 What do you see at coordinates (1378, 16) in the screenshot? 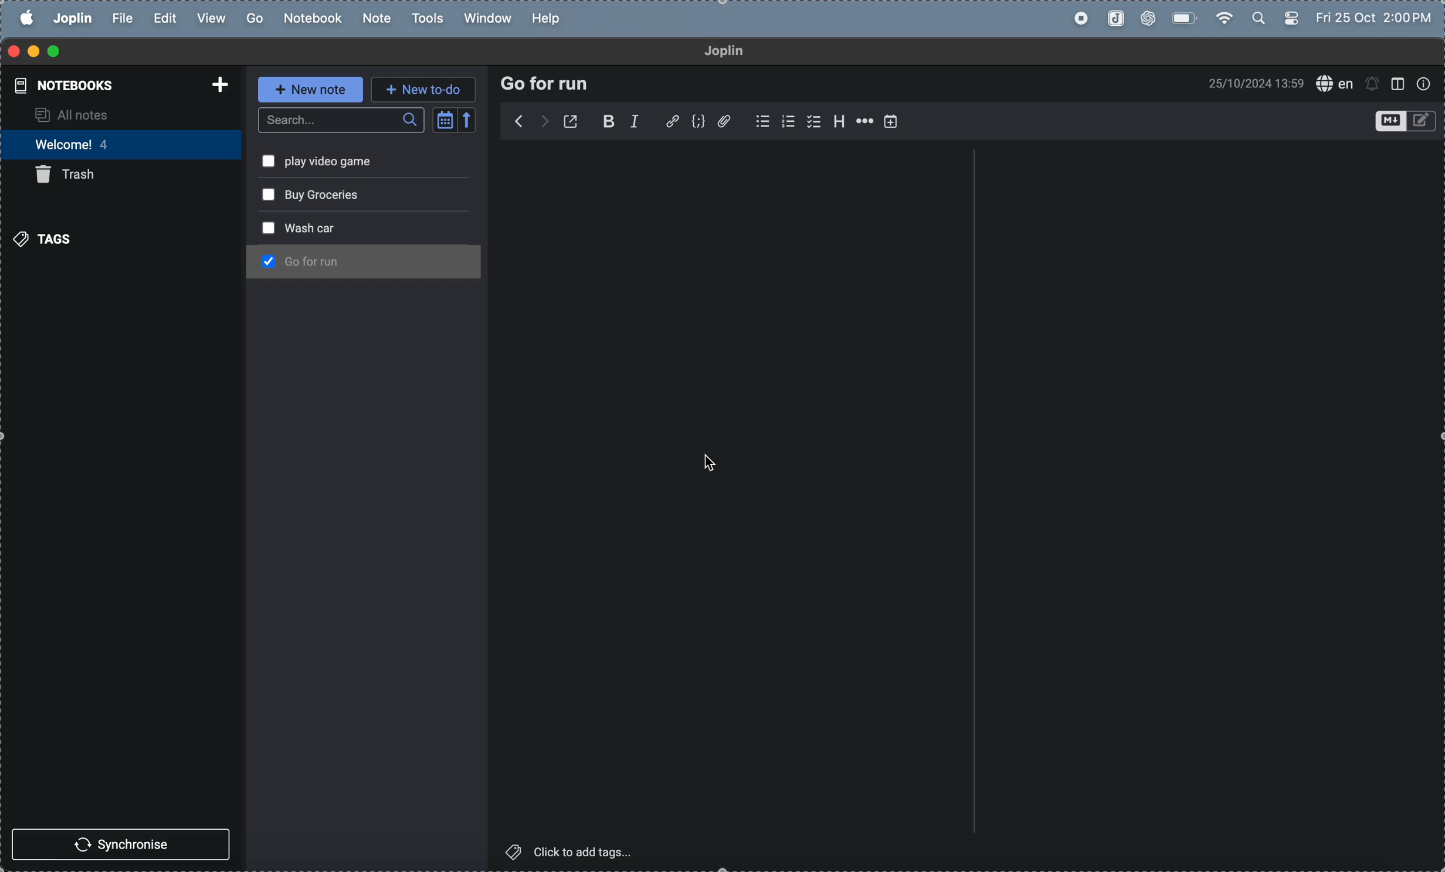
I see `time and date` at bounding box center [1378, 16].